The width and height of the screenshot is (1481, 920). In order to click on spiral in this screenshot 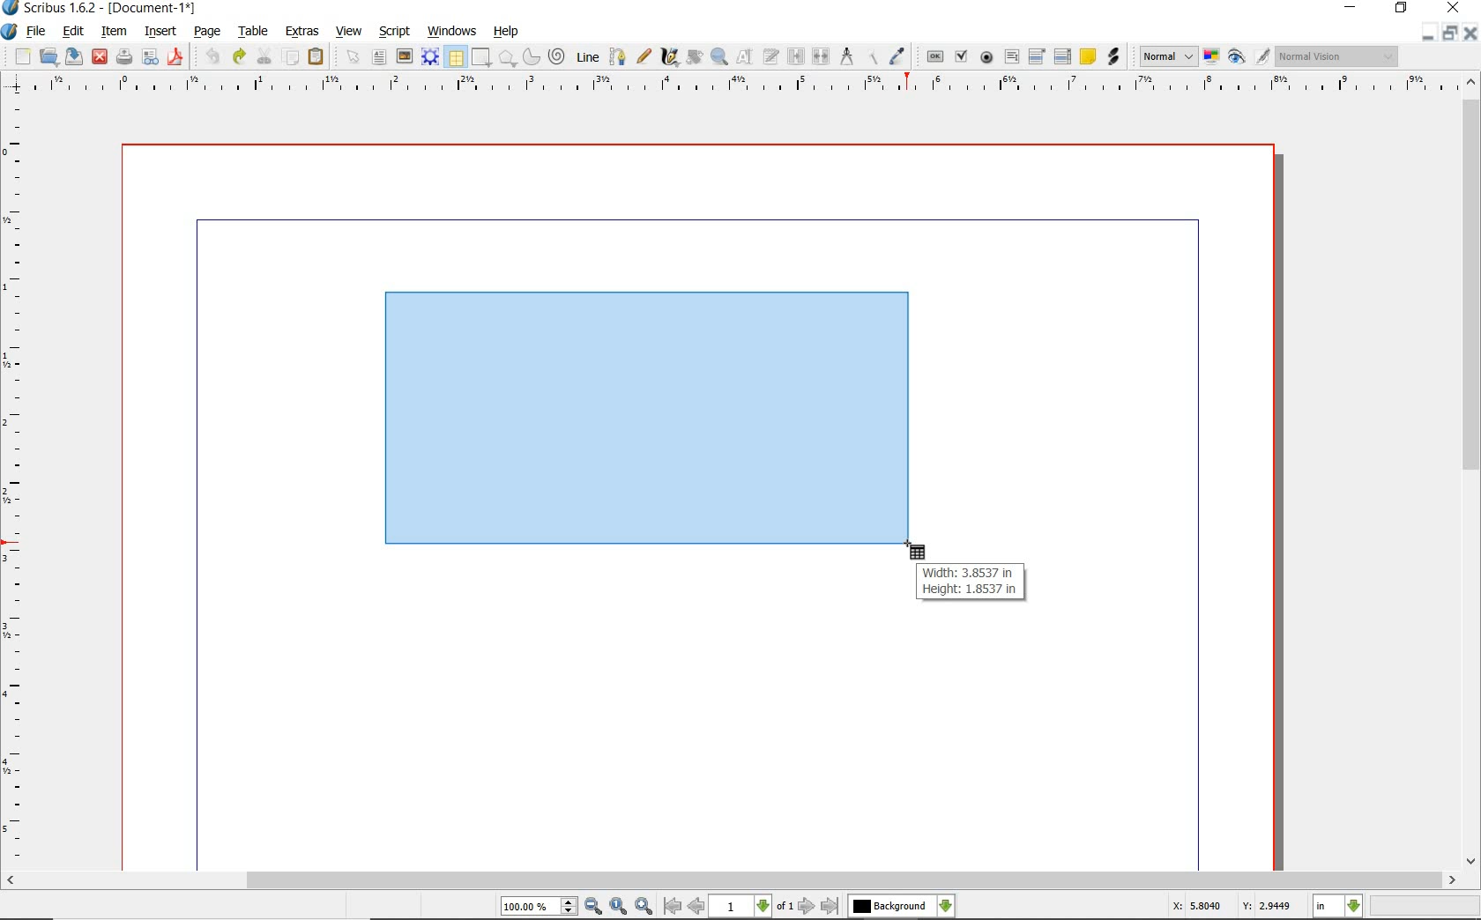, I will do `click(558, 57)`.